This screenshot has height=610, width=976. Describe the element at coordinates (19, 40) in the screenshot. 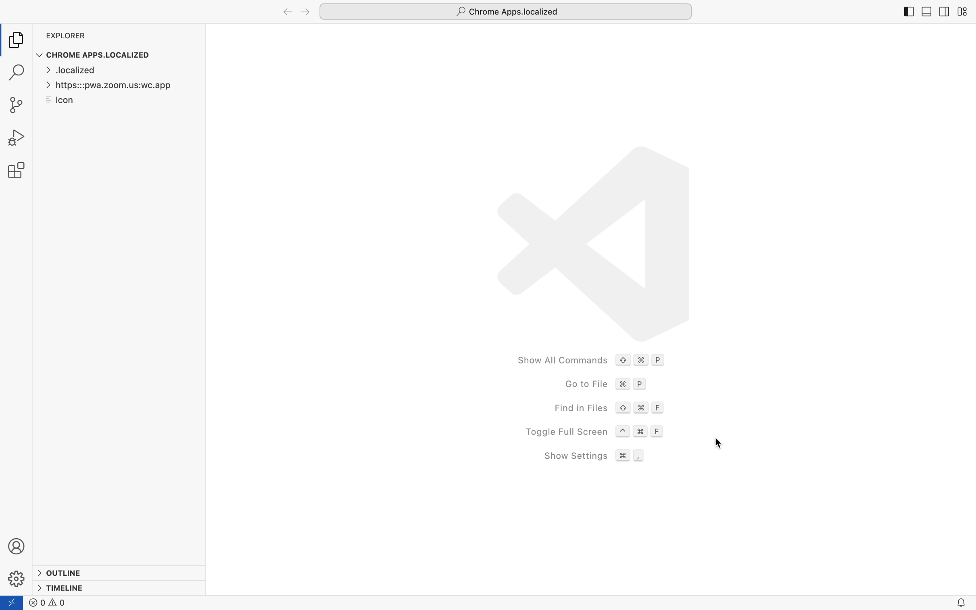

I see `explorer` at that location.